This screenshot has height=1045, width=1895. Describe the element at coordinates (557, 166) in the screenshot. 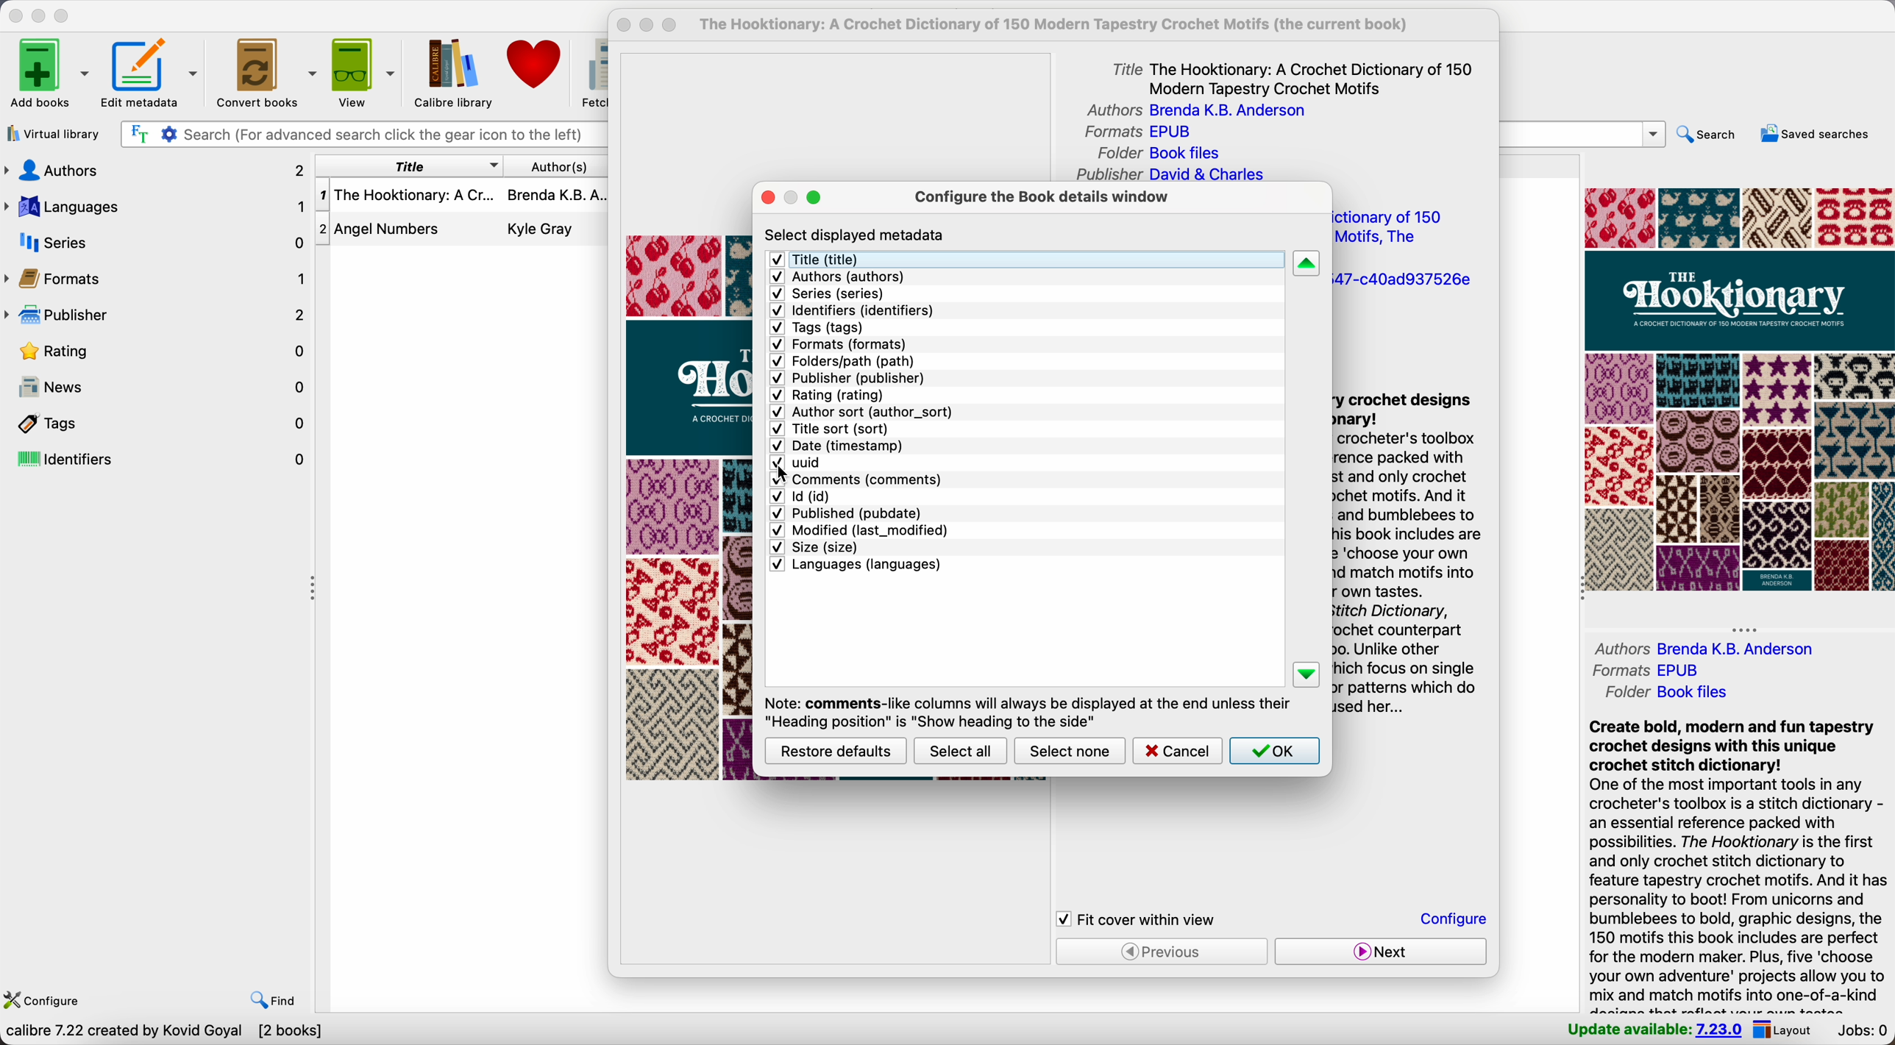

I see `author(s)` at that location.